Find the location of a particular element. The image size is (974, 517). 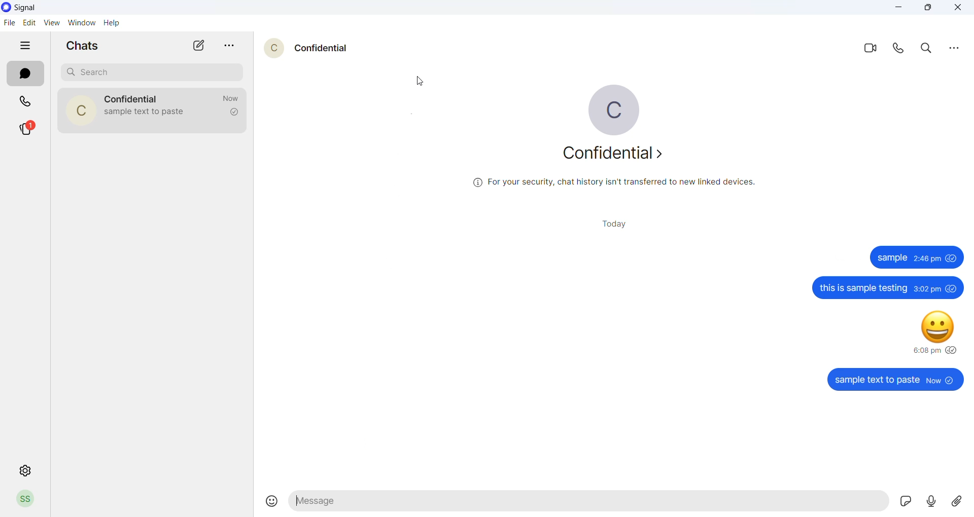

Profile is located at coordinates (26, 499).